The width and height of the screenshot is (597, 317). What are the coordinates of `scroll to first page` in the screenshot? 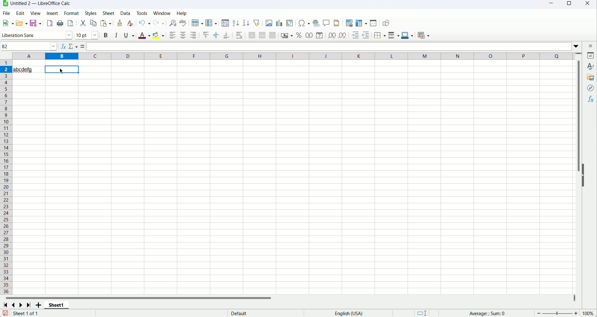 It's located at (5, 305).